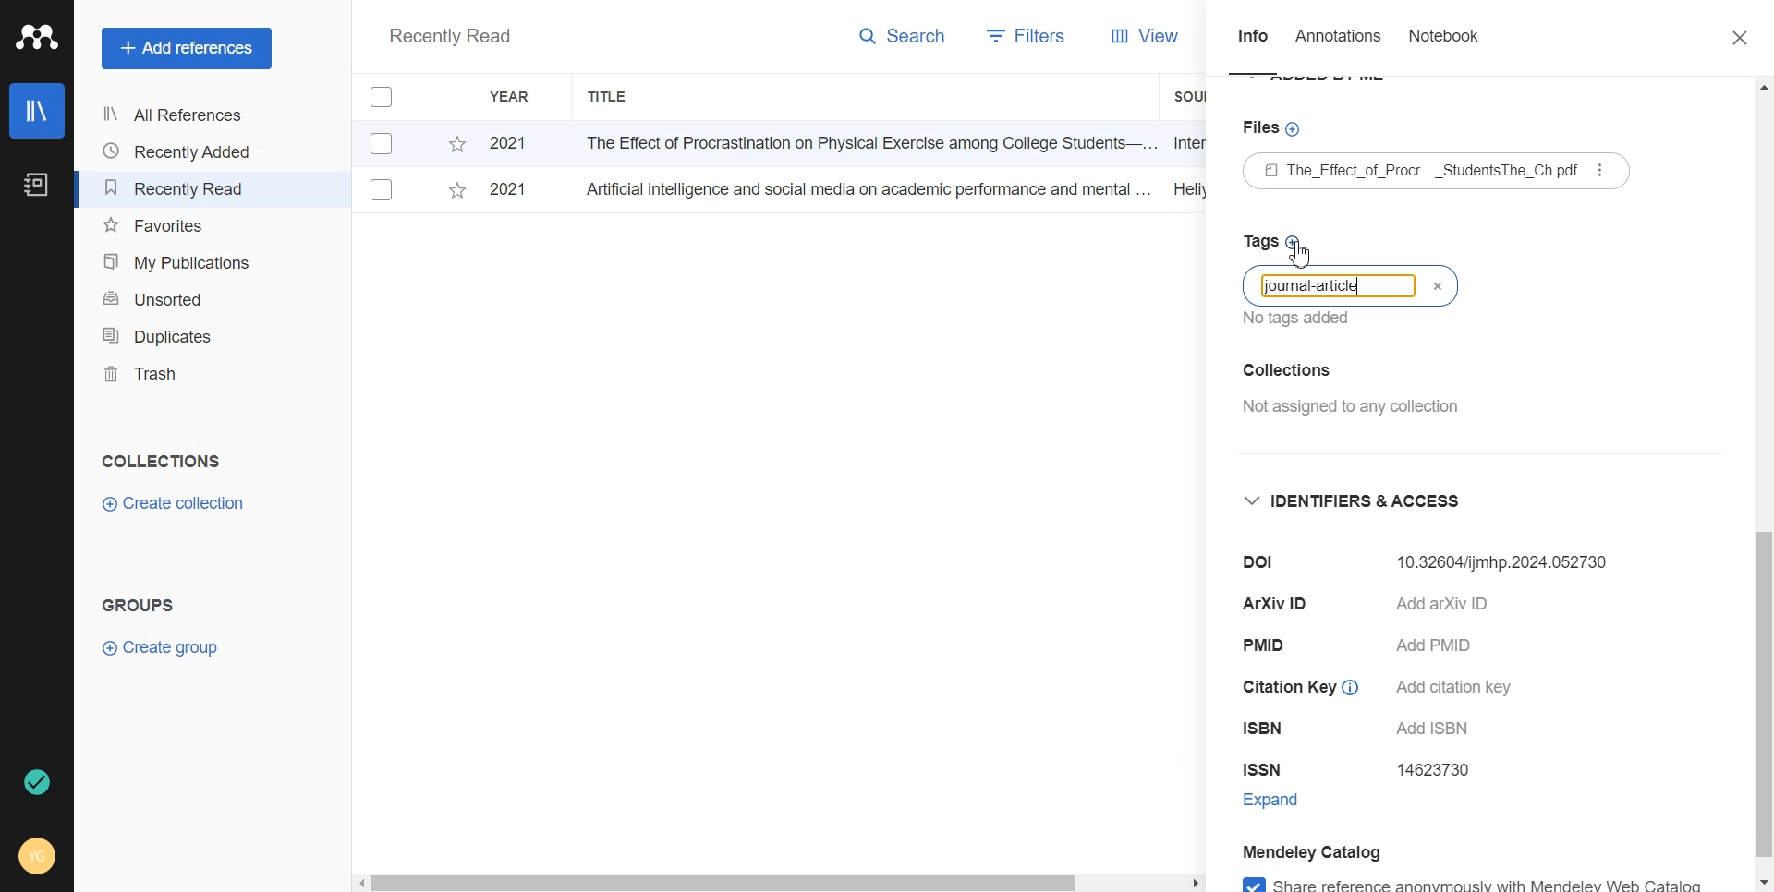 The width and height of the screenshot is (1774, 892). Describe the element at coordinates (162, 645) in the screenshot. I see `Create group` at that location.